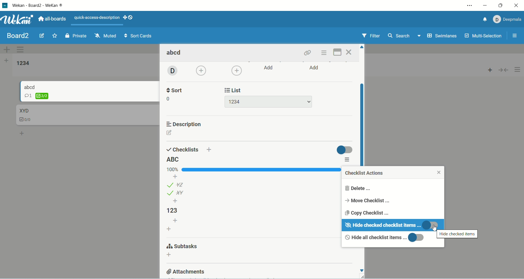 This screenshot has height=279, width=524. Describe the element at coordinates (24, 110) in the screenshot. I see `card title` at that location.